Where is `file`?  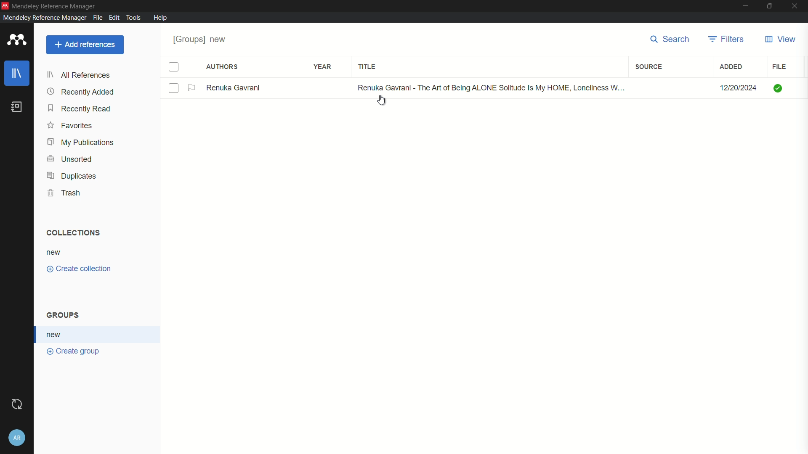
file is located at coordinates (779, 67).